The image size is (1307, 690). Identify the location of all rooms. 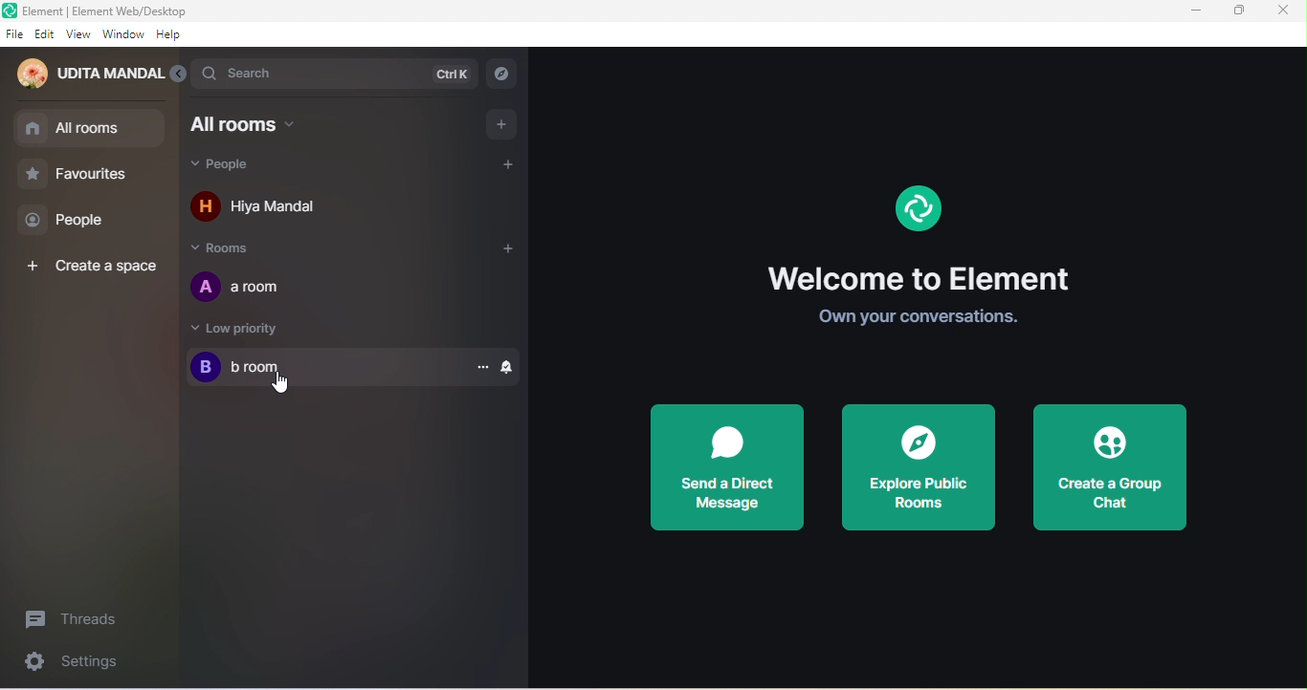
(255, 124).